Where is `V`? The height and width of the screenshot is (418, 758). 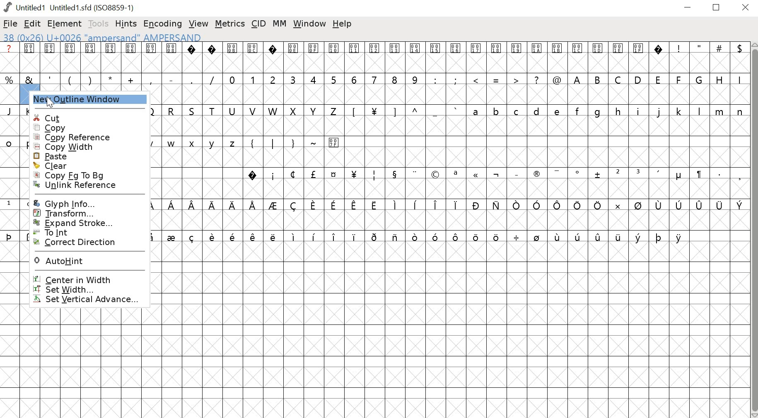 V is located at coordinates (253, 110).